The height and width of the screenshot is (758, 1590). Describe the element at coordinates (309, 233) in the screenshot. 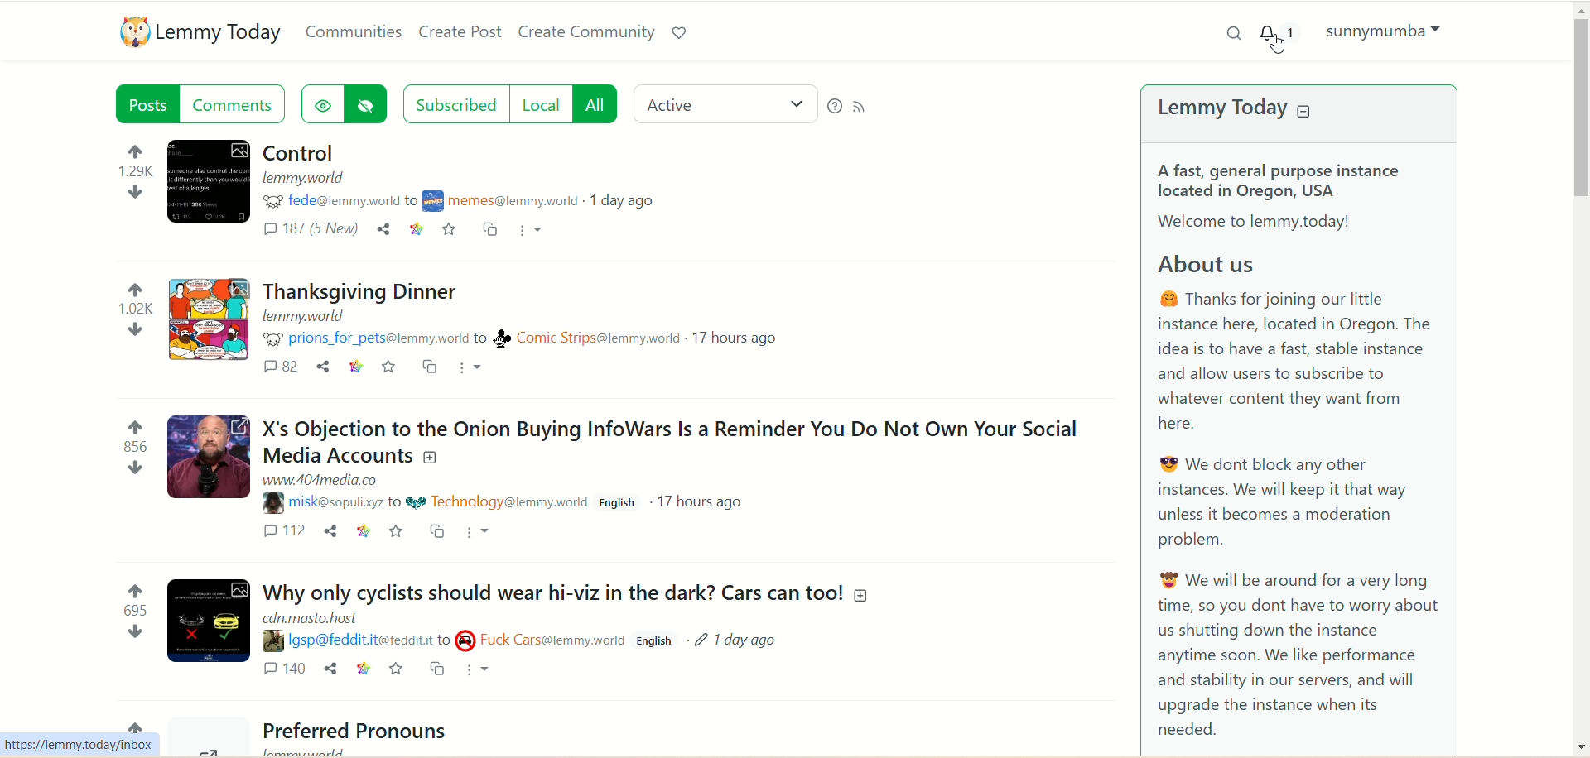

I see `comments (187) 5New` at that location.